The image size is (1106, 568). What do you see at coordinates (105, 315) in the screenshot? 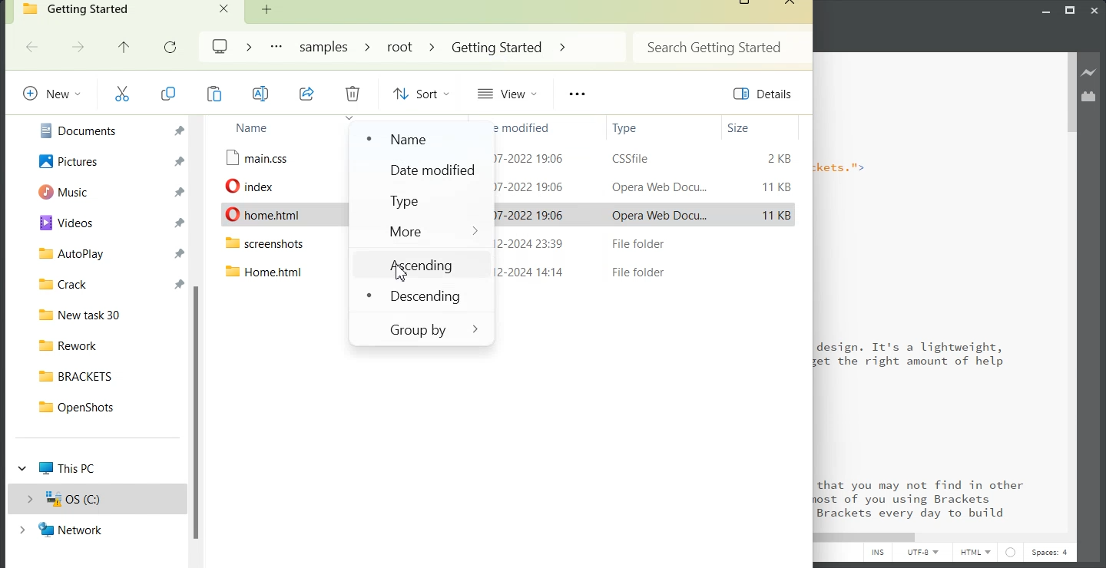
I see `New task 30 File` at bounding box center [105, 315].